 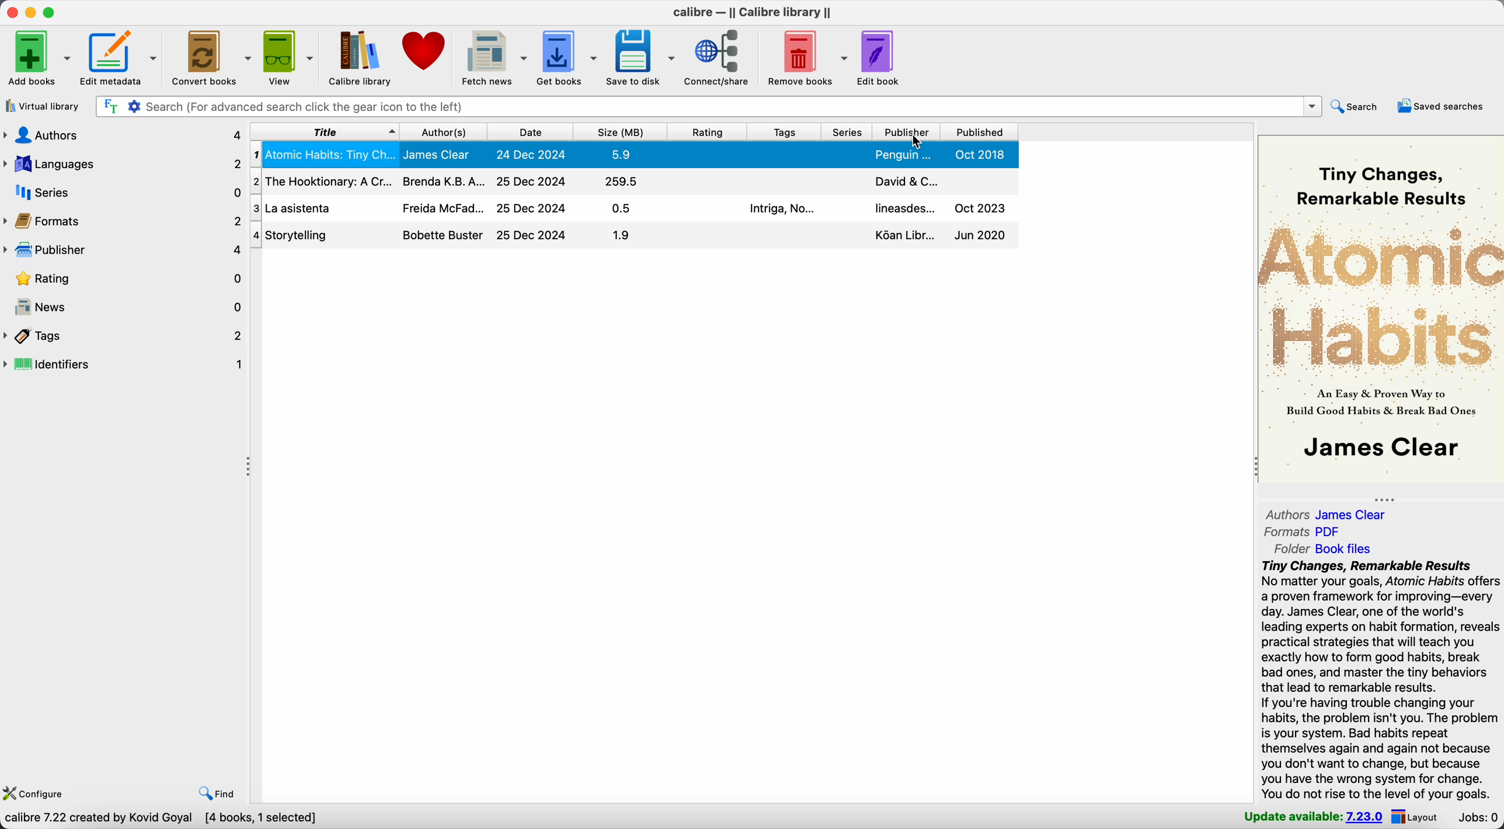 What do you see at coordinates (979, 155) in the screenshot?
I see `oct 2018` at bounding box center [979, 155].